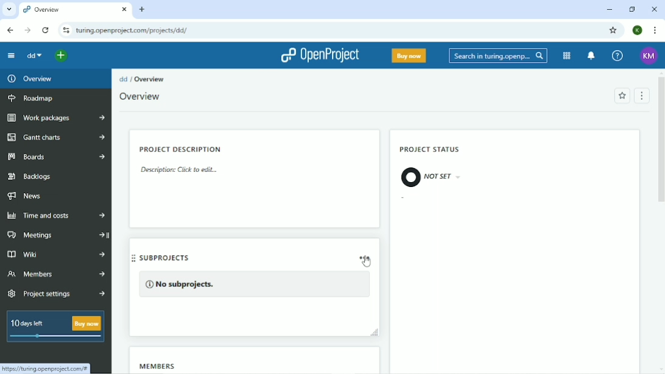  What do you see at coordinates (638, 29) in the screenshot?
I see `Account` at bounding box center [638, 29].